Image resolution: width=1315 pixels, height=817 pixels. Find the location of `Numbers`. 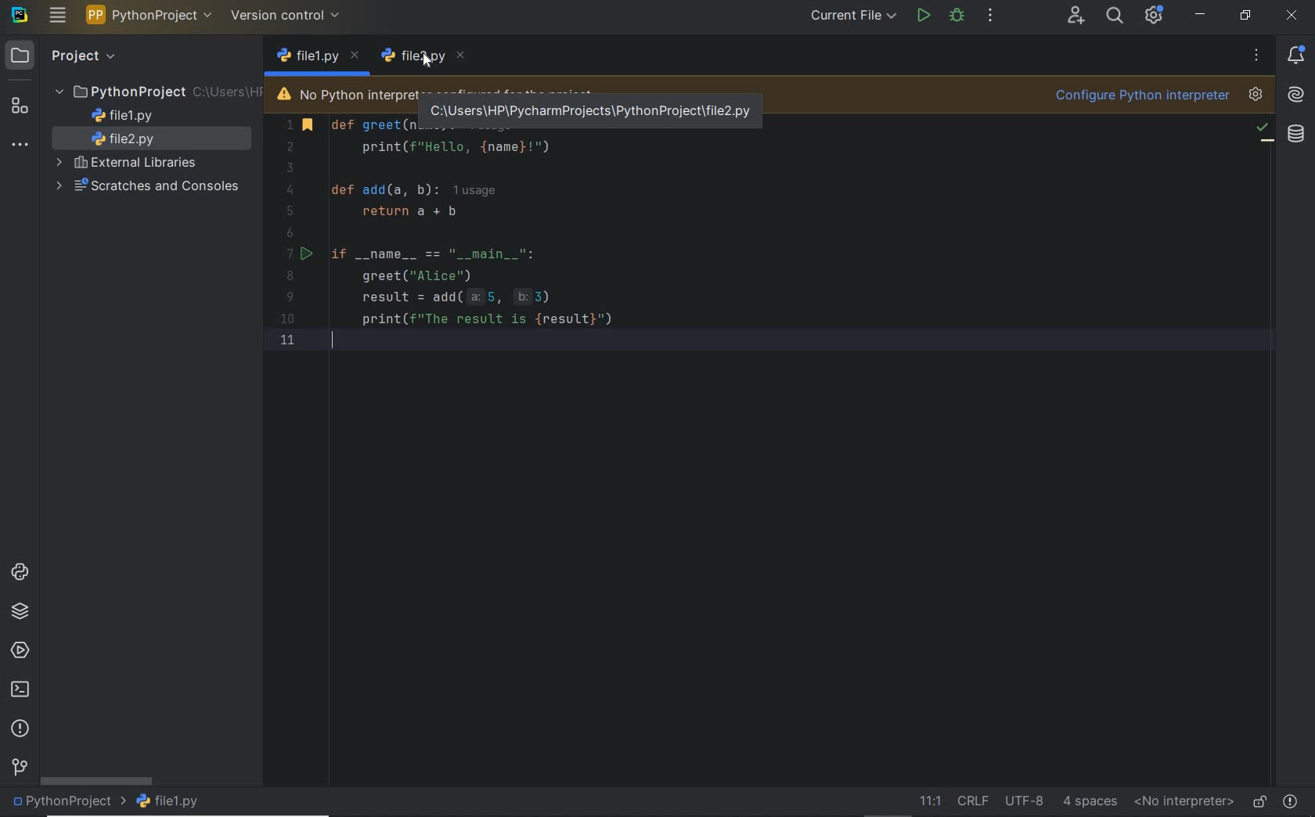

Numbers is located at coordinates (282, 238).